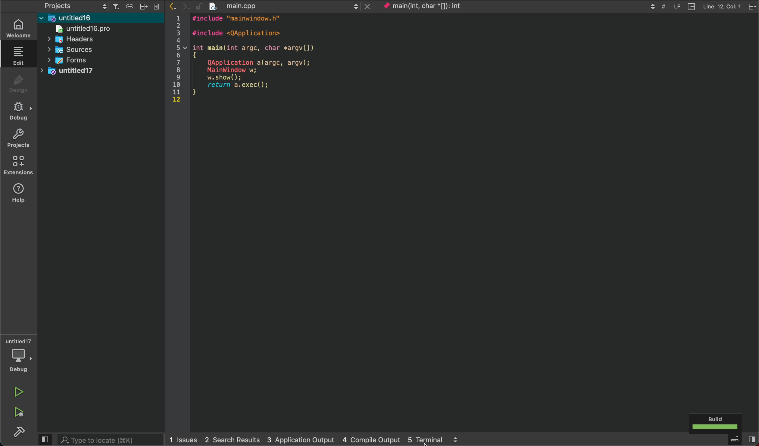  I want to click on close sidebar, so click(751, 439).